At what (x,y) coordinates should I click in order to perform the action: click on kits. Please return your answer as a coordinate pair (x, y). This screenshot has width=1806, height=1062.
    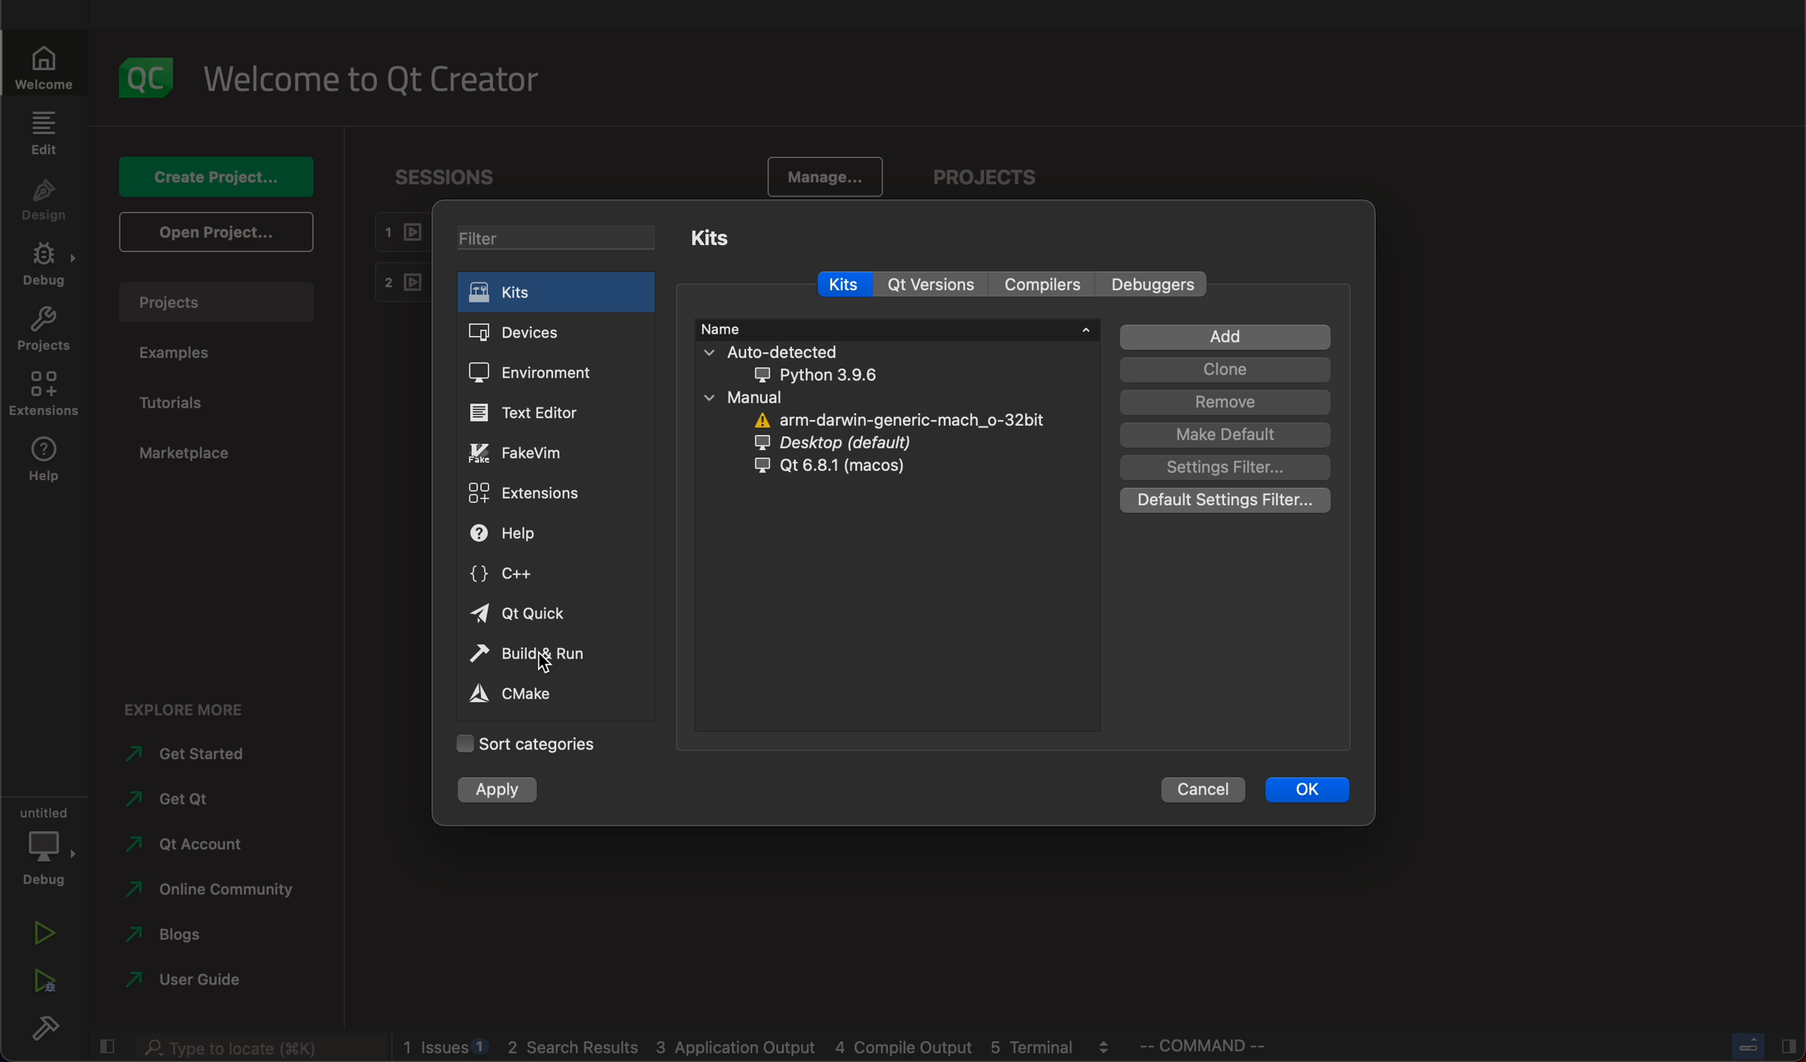
    Looking at the image, I should click on (722, 239).